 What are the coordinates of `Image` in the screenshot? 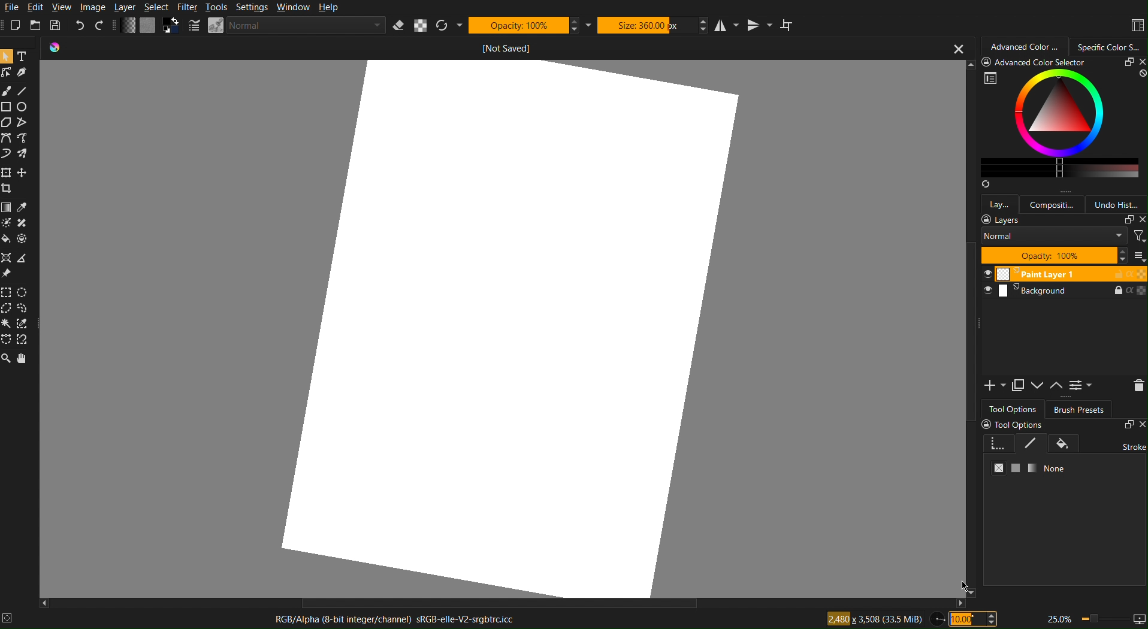 It's located at (93, 7).